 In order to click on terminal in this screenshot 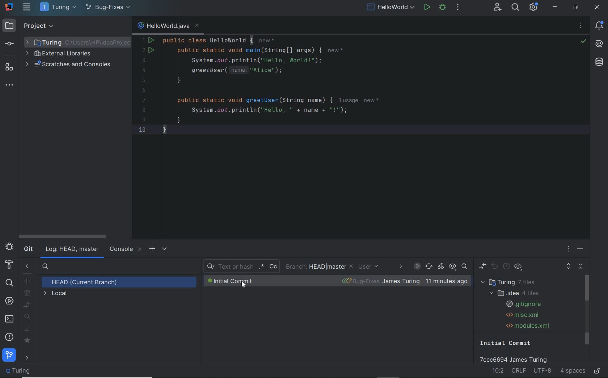, I will do `click(10, 319)`.